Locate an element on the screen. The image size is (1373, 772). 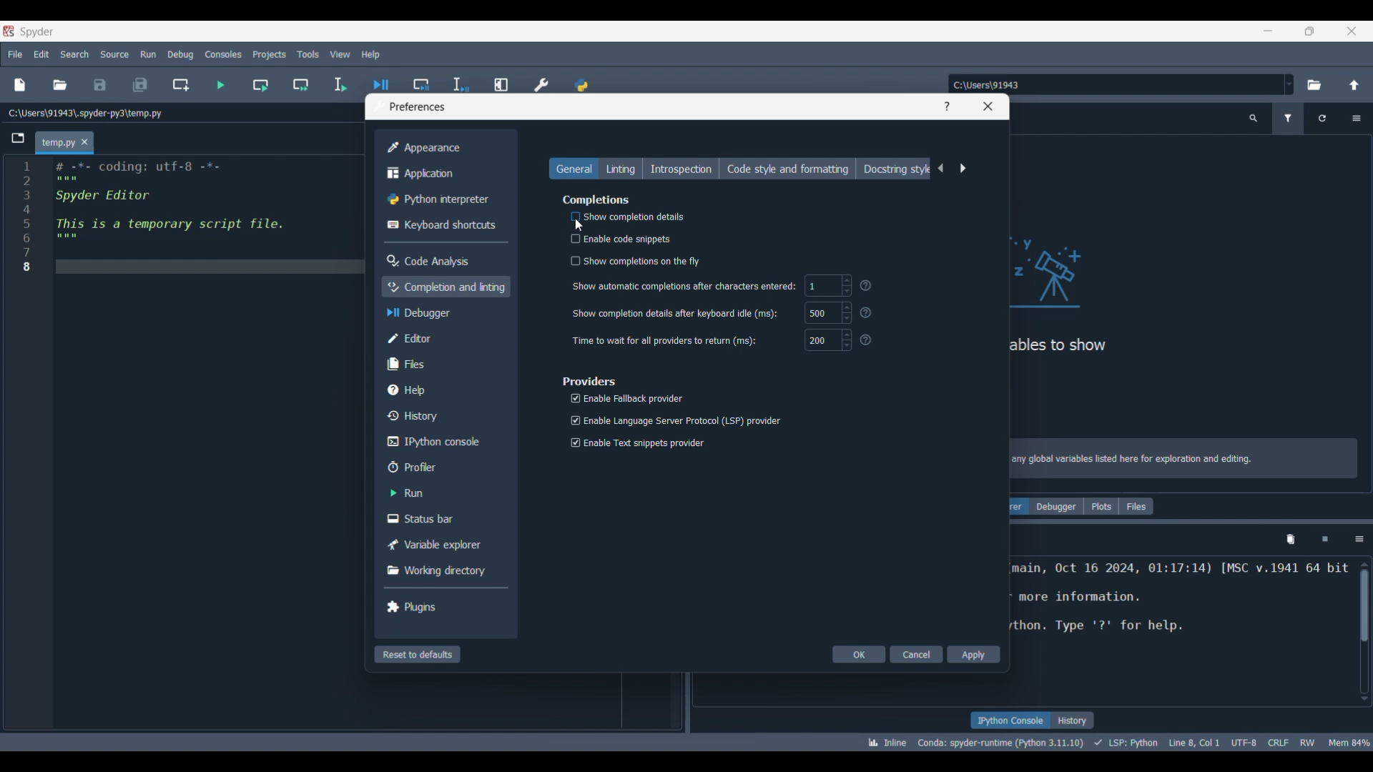
Code style and formatting is located at coordinates (787, 169).